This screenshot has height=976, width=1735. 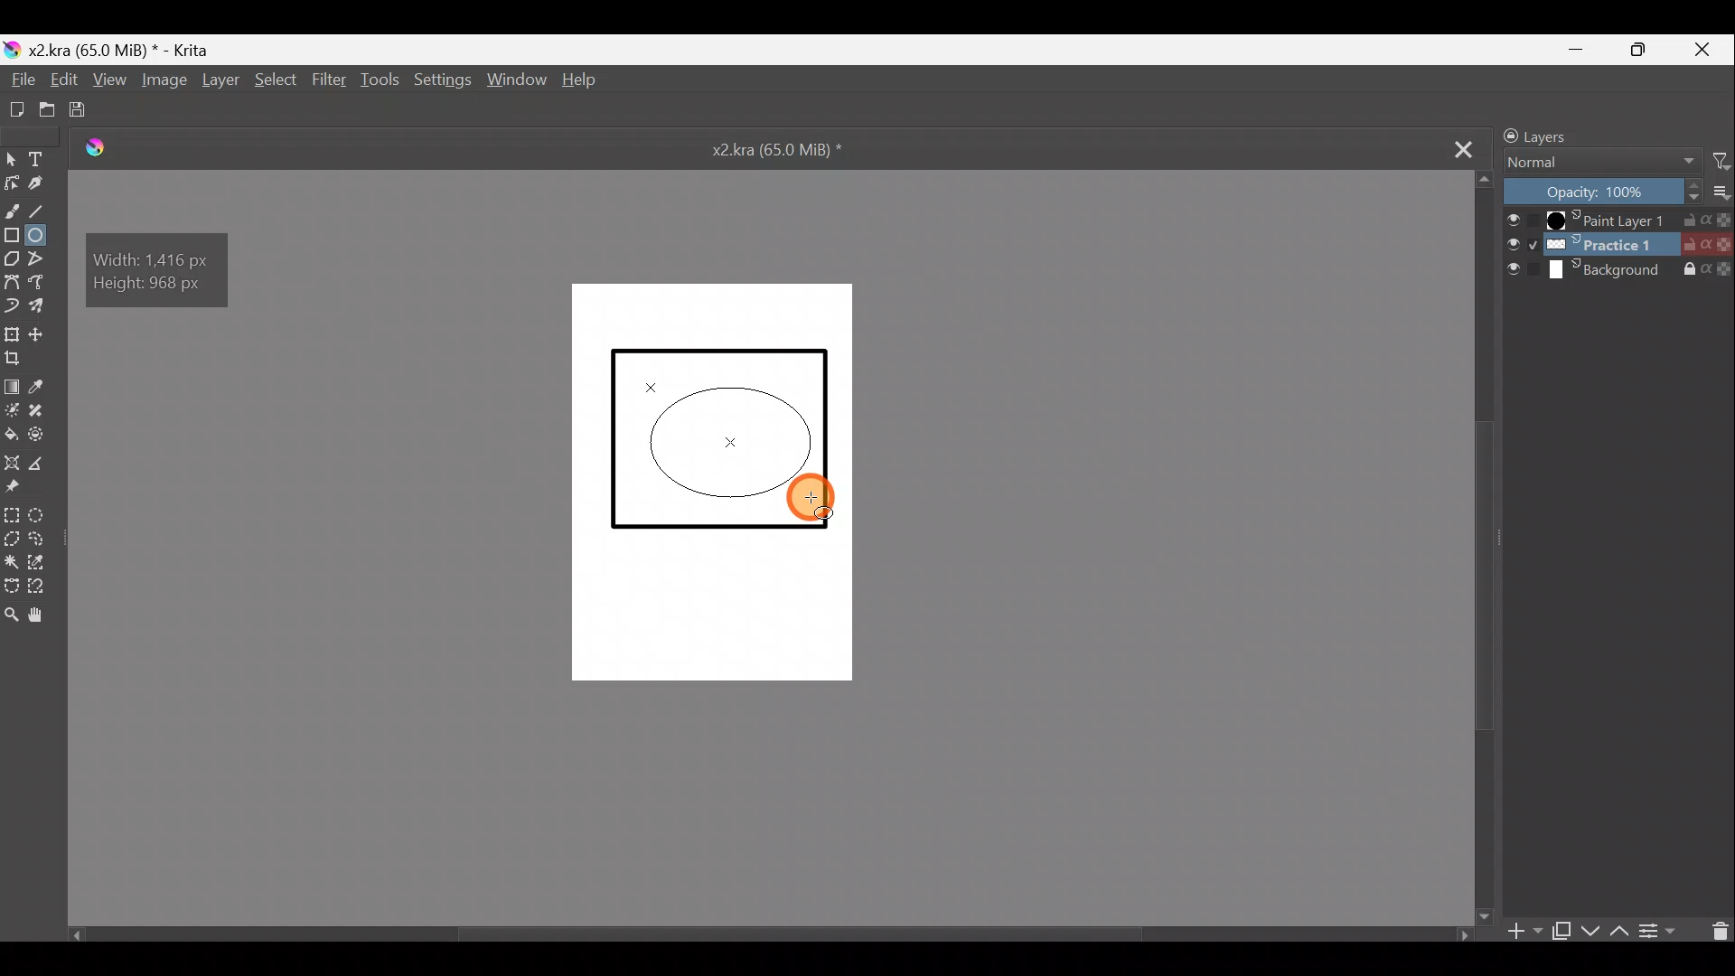 What do you see at coordinates (11, 258) in the screenshot?
I see `Polygon tool` at bounding box center [11, 258].